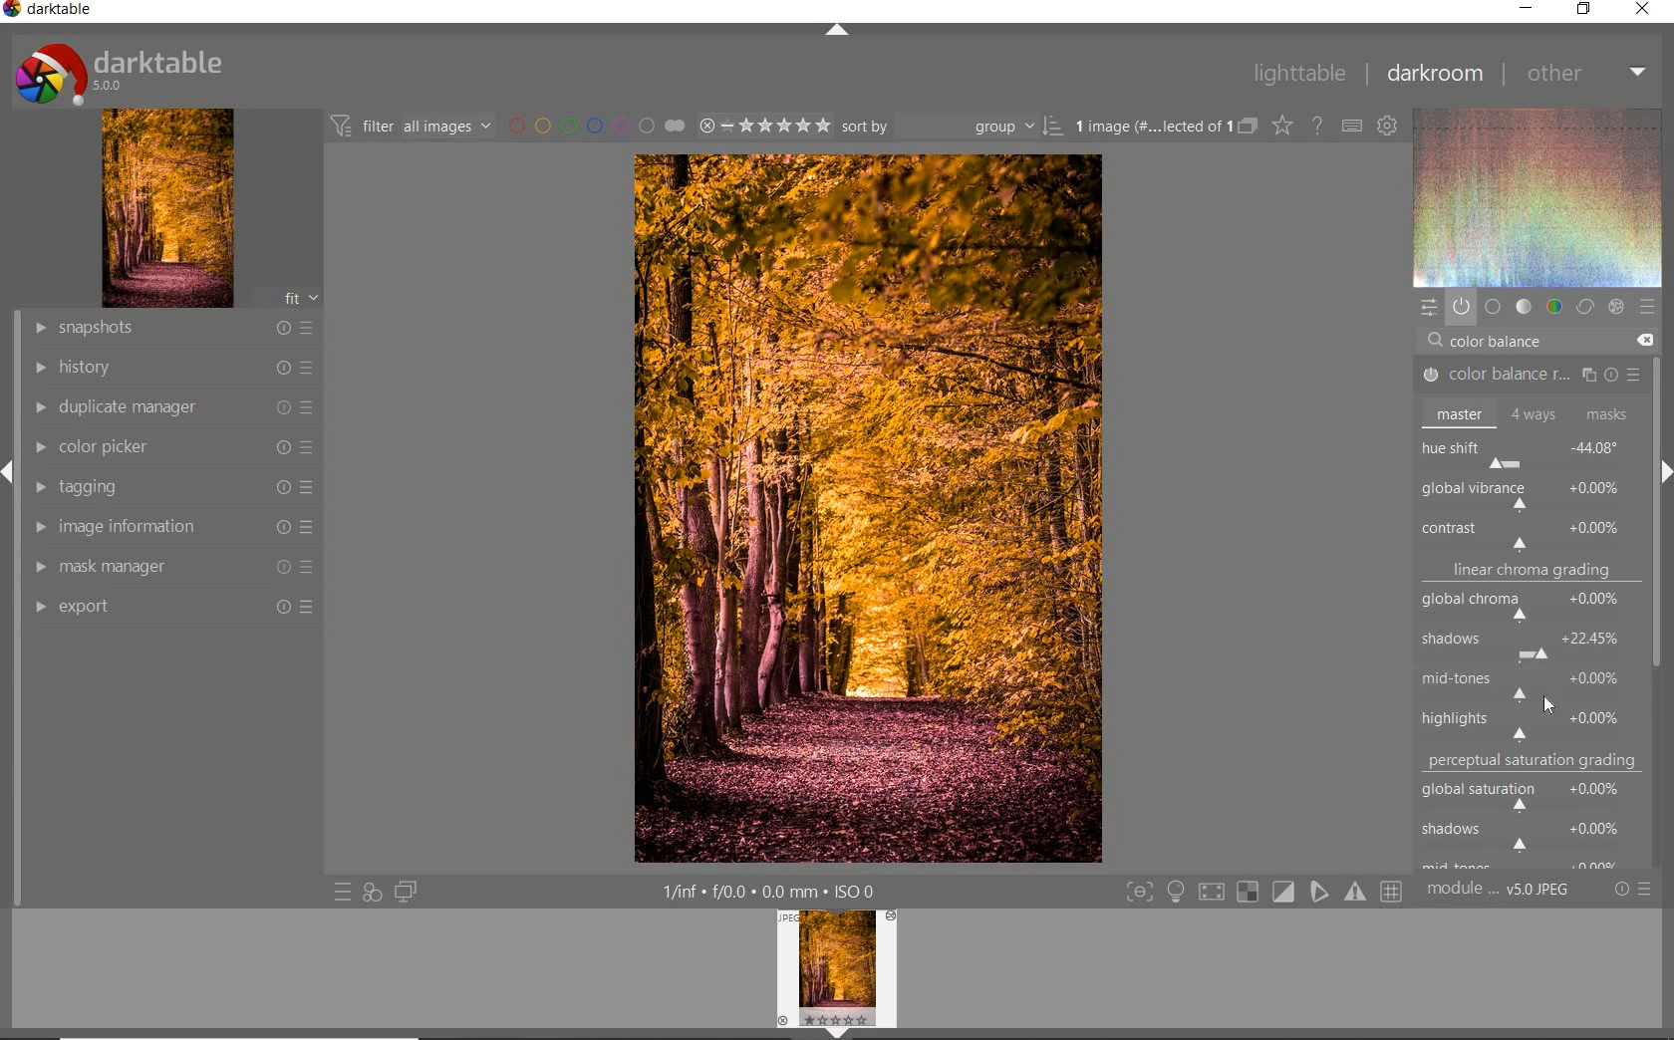 This screenshot has height=1040, width=1674. Describe the element at coordinates (1532, 793) in the screenshot. I see `global saturation` at that location.